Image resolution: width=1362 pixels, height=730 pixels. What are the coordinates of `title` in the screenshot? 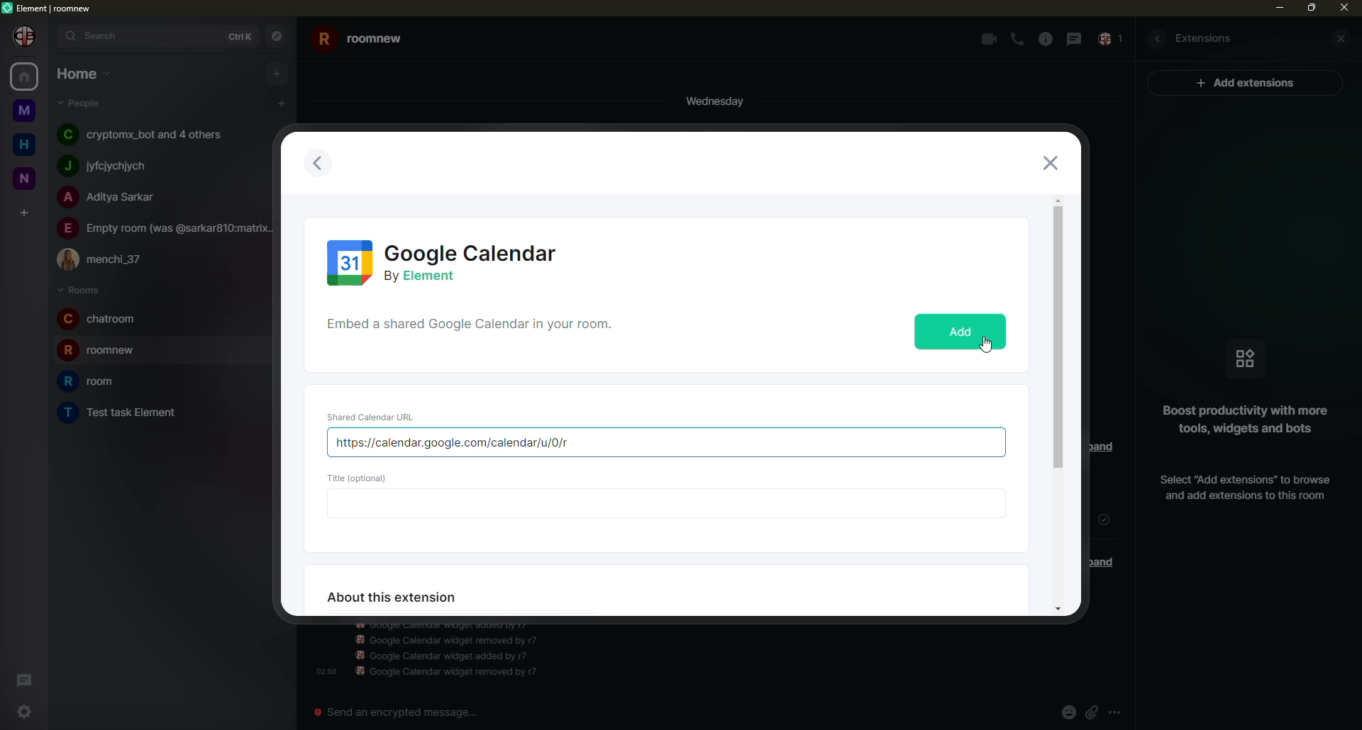 It's located at (360, 477).